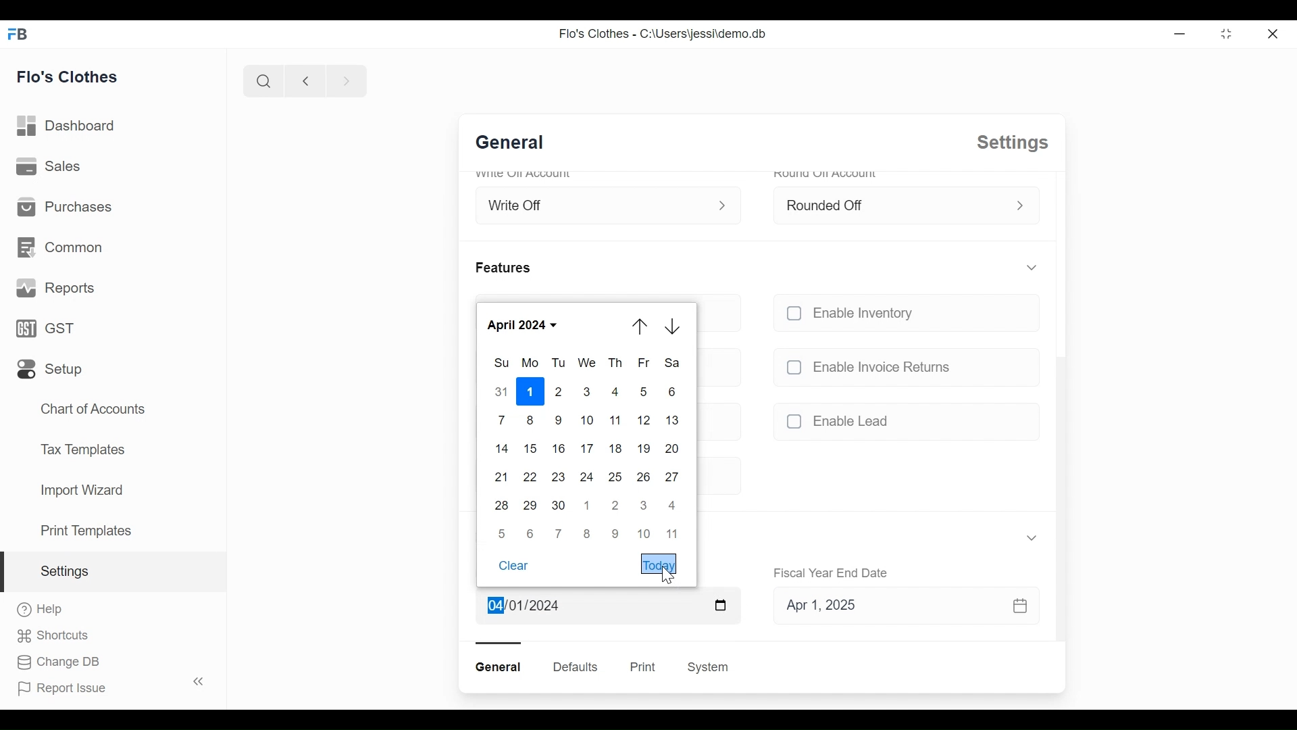  Describe the element at coordinates (588, 477) in the screenshot. I see `24` at that location.